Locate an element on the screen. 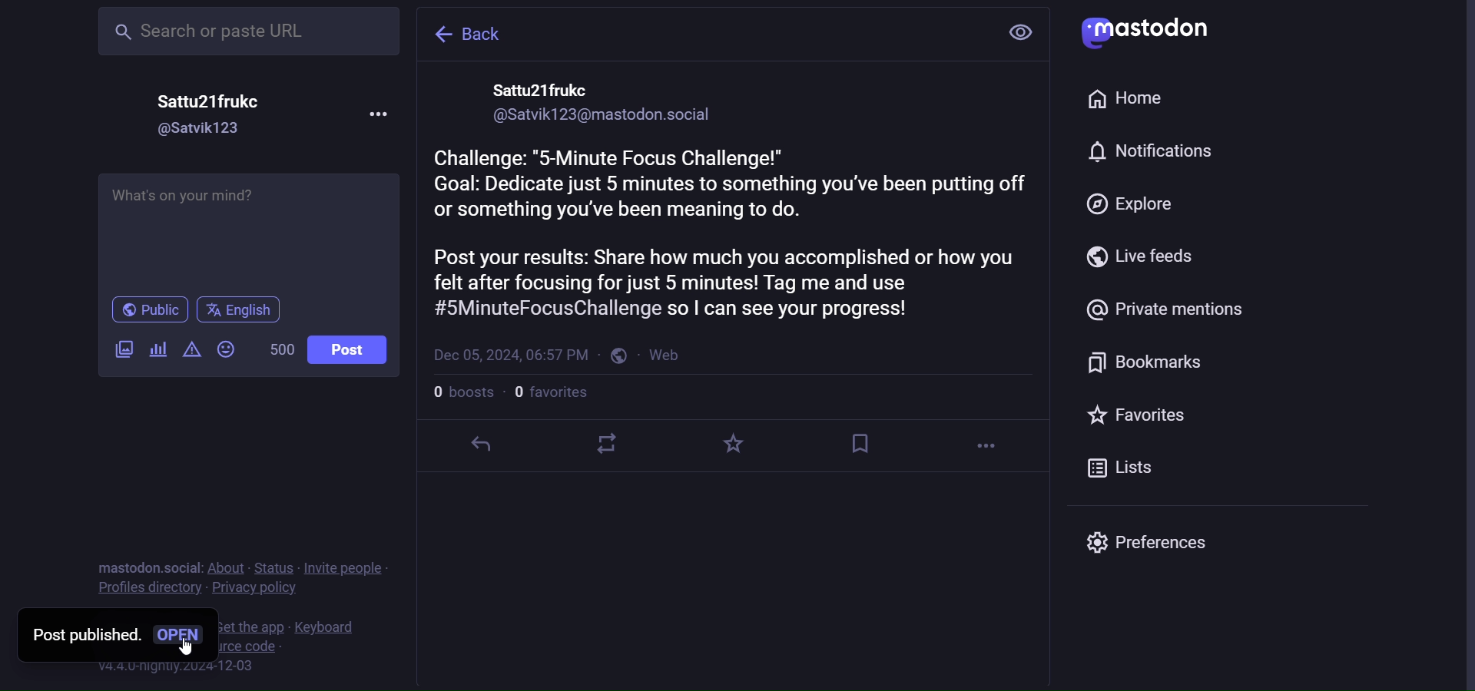  word limit is located at coordinates (282, 352).